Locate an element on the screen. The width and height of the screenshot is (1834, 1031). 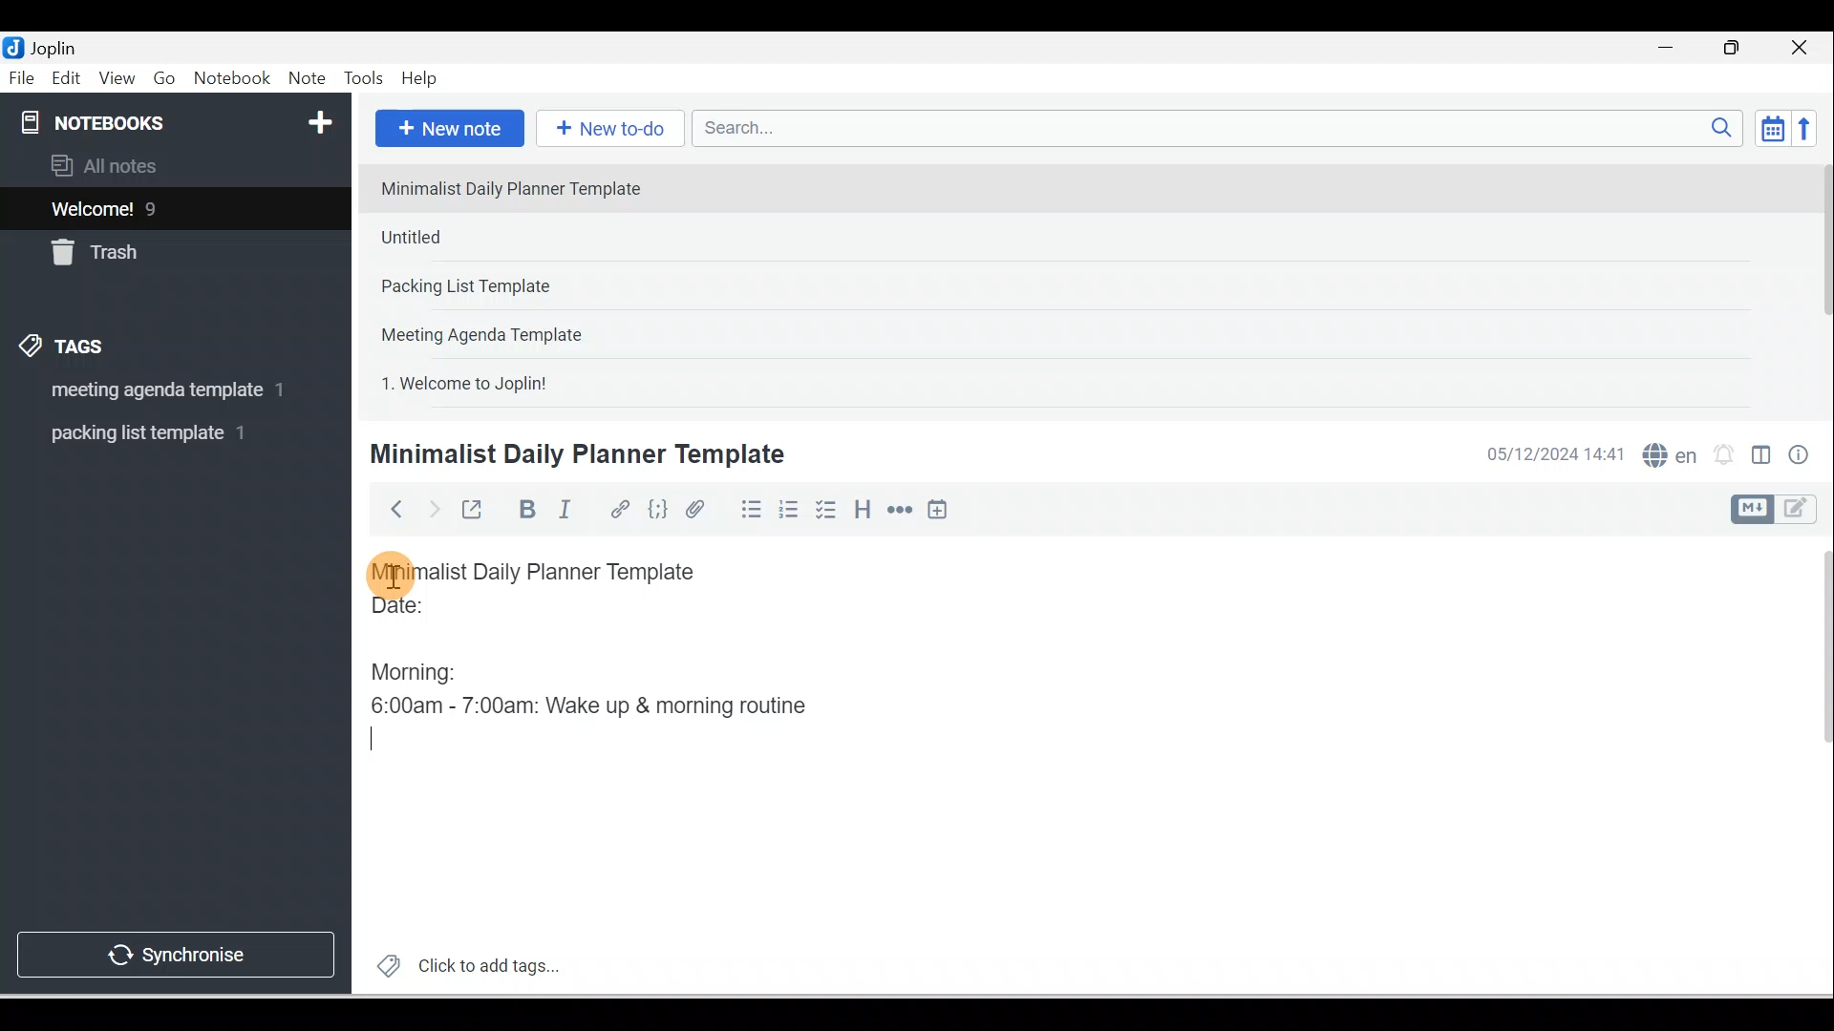
Notes is located at coordinates (161, 204).